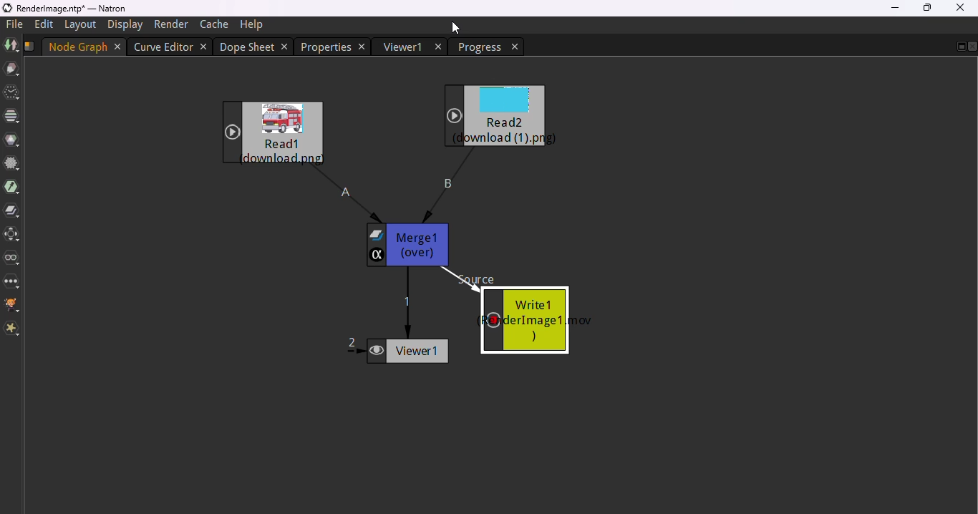 Image resolution: width=978 pixels, height=514 pixels. I want to click on draw, so click(11, 69).